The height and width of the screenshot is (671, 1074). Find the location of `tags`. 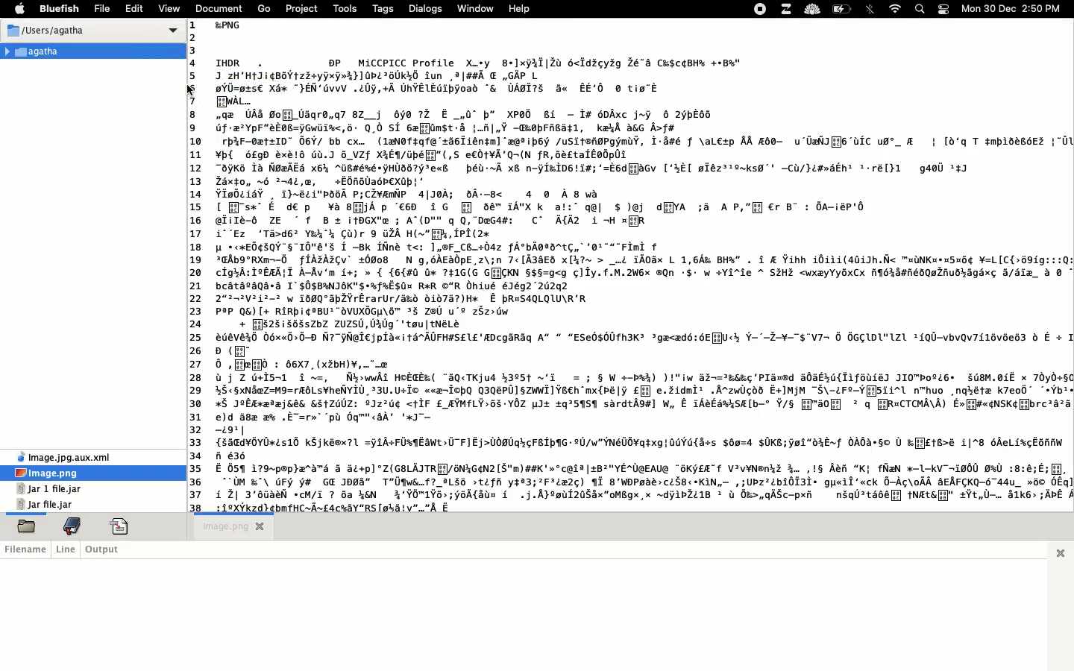

tags is located at coordinates (386, 8).